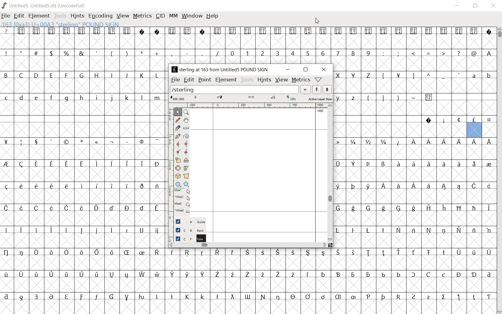  I want to click on Symbol, so click(383, 274).